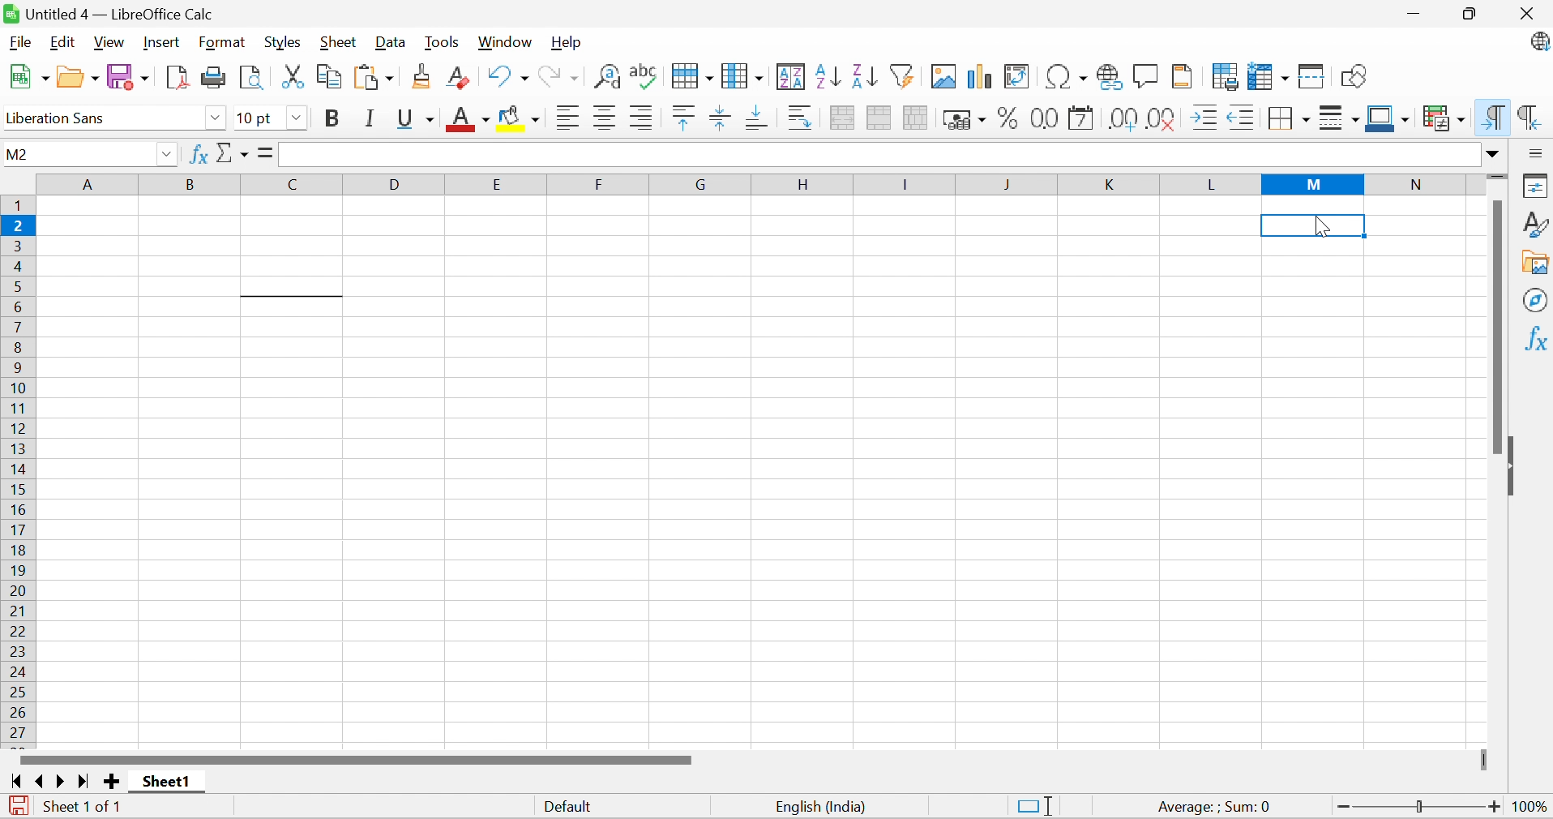 This screenshot has width=1553, height=819. What do you see at coordinates (570, 120) in the screenshot?
I see `Align left` at bounding box center [570, 120].